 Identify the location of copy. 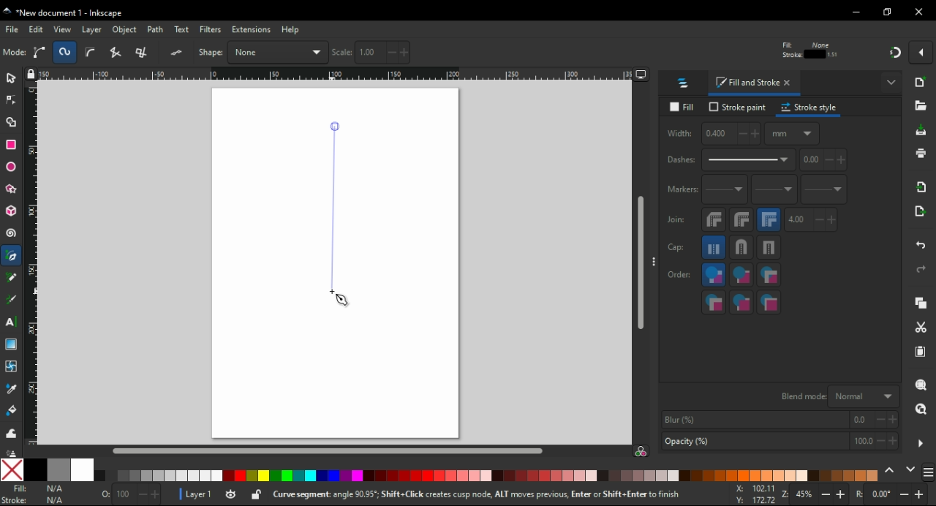
(921, 303).